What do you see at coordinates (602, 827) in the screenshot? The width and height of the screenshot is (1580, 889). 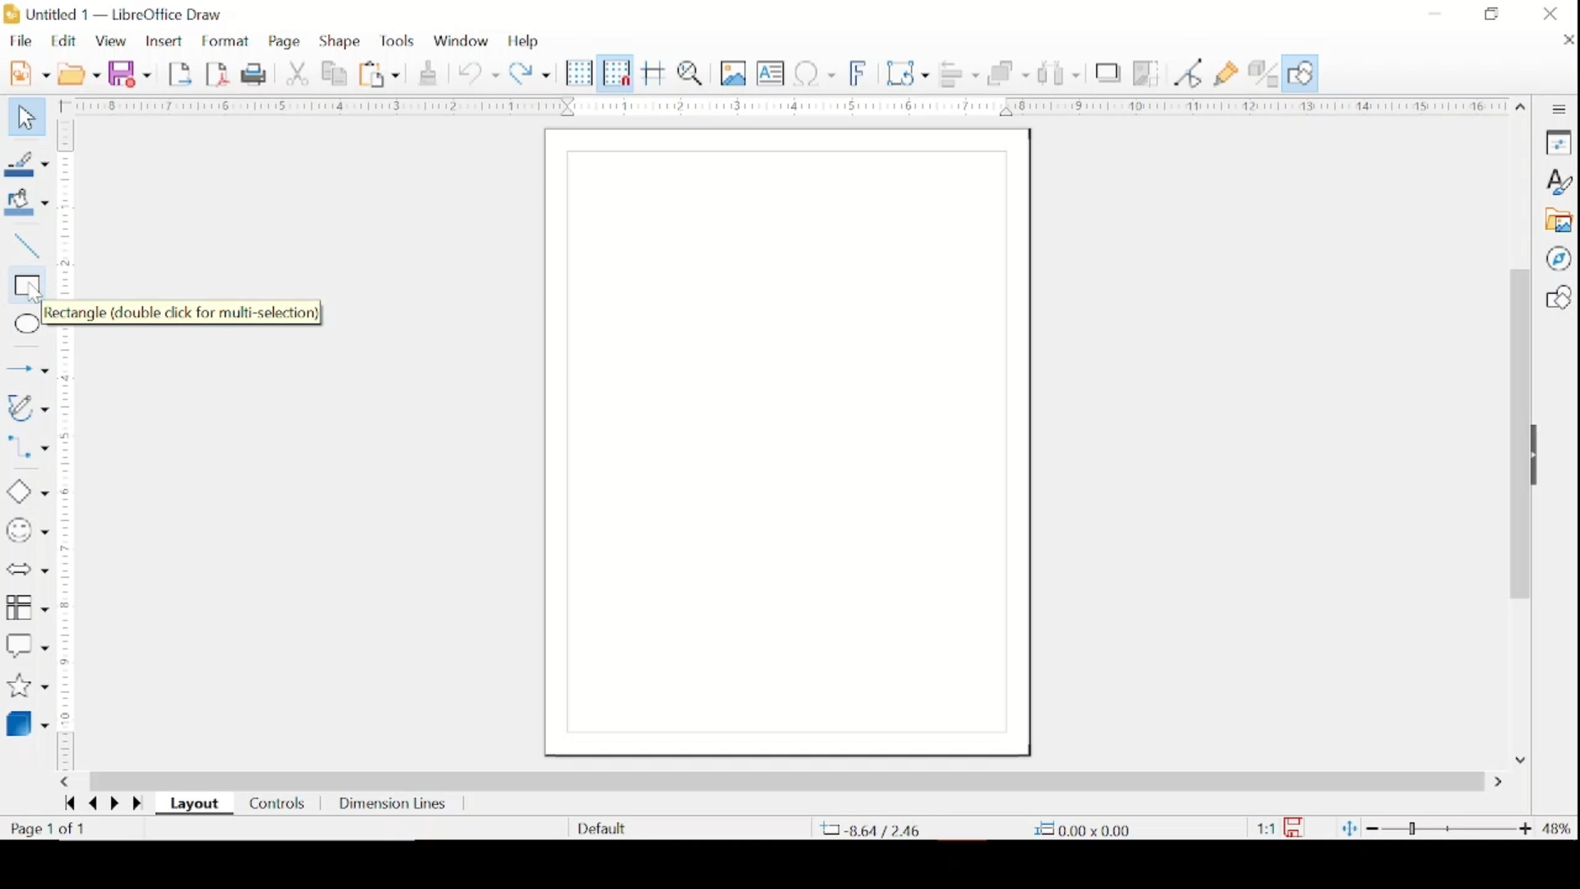 I see `default` at bounding box center [602, 827].